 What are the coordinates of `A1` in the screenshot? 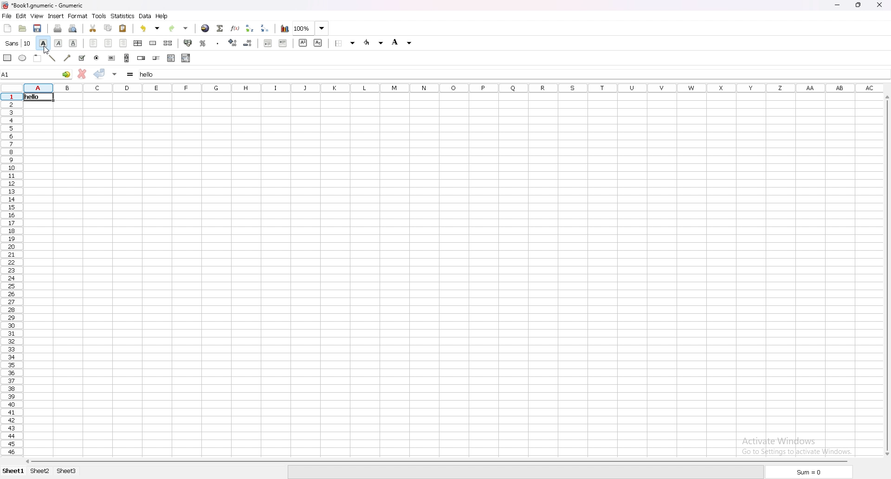 It's located at (36, 74).